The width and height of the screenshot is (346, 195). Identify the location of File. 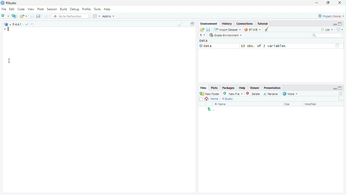
(4, 9).